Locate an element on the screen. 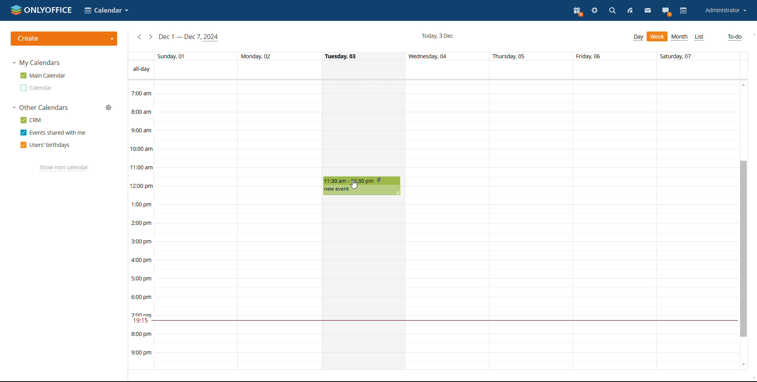  new event is located at coordinates (335, 189).